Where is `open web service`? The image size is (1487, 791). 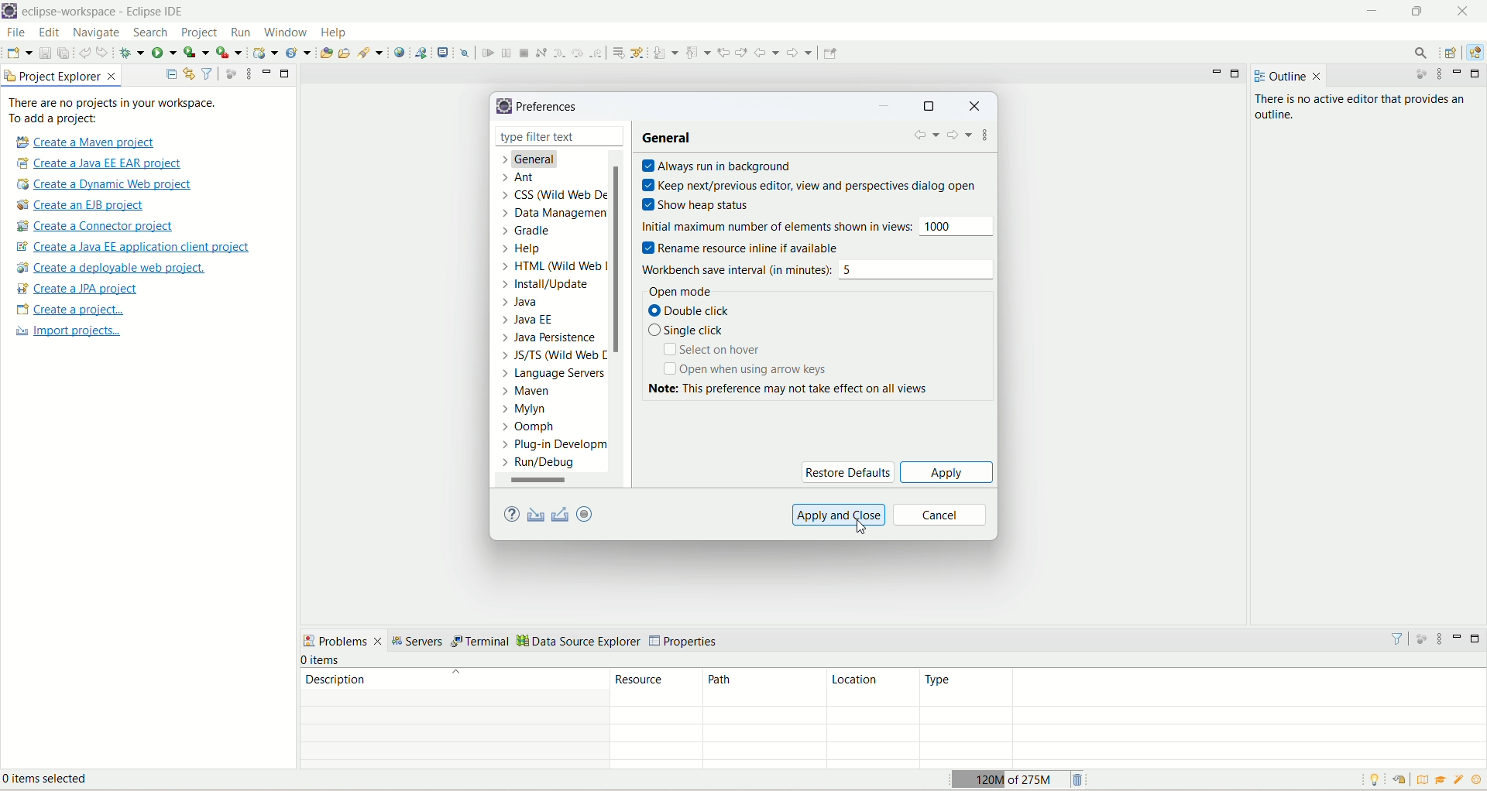 open web service is located at coordinates (400, 53).